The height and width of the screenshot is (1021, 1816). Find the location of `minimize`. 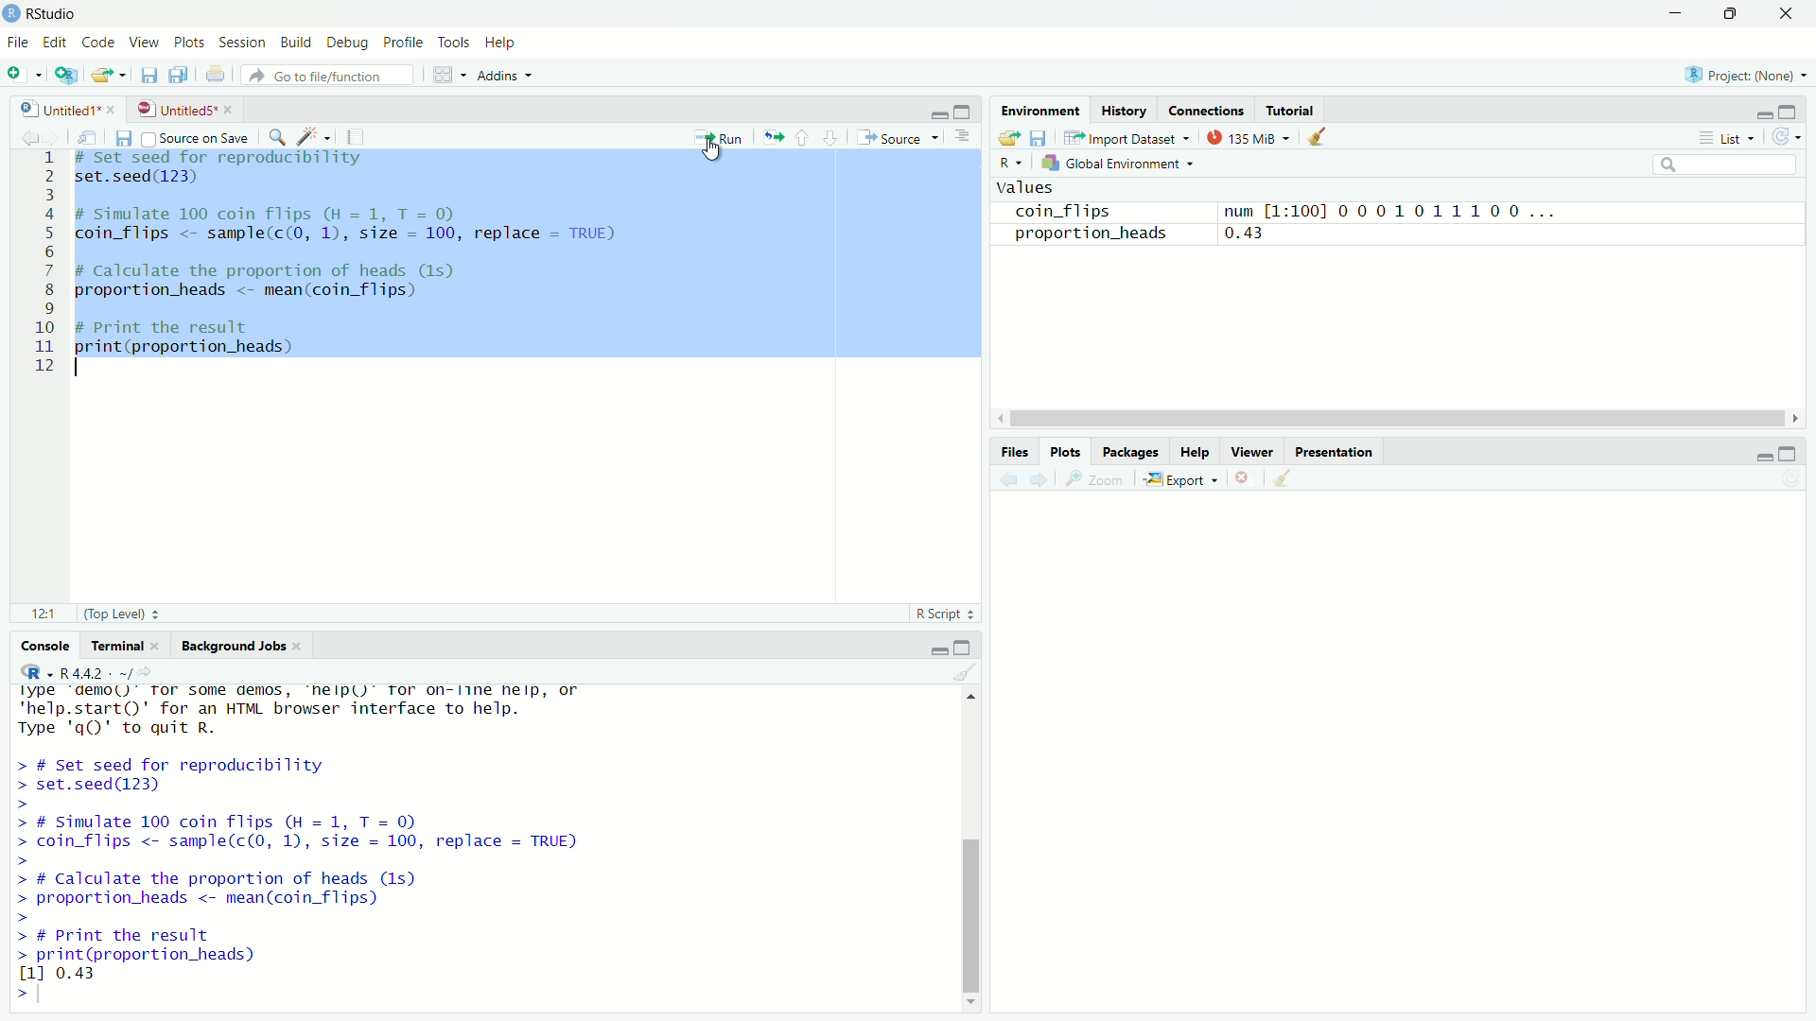

minimize is located at coordinates (1757, 110).